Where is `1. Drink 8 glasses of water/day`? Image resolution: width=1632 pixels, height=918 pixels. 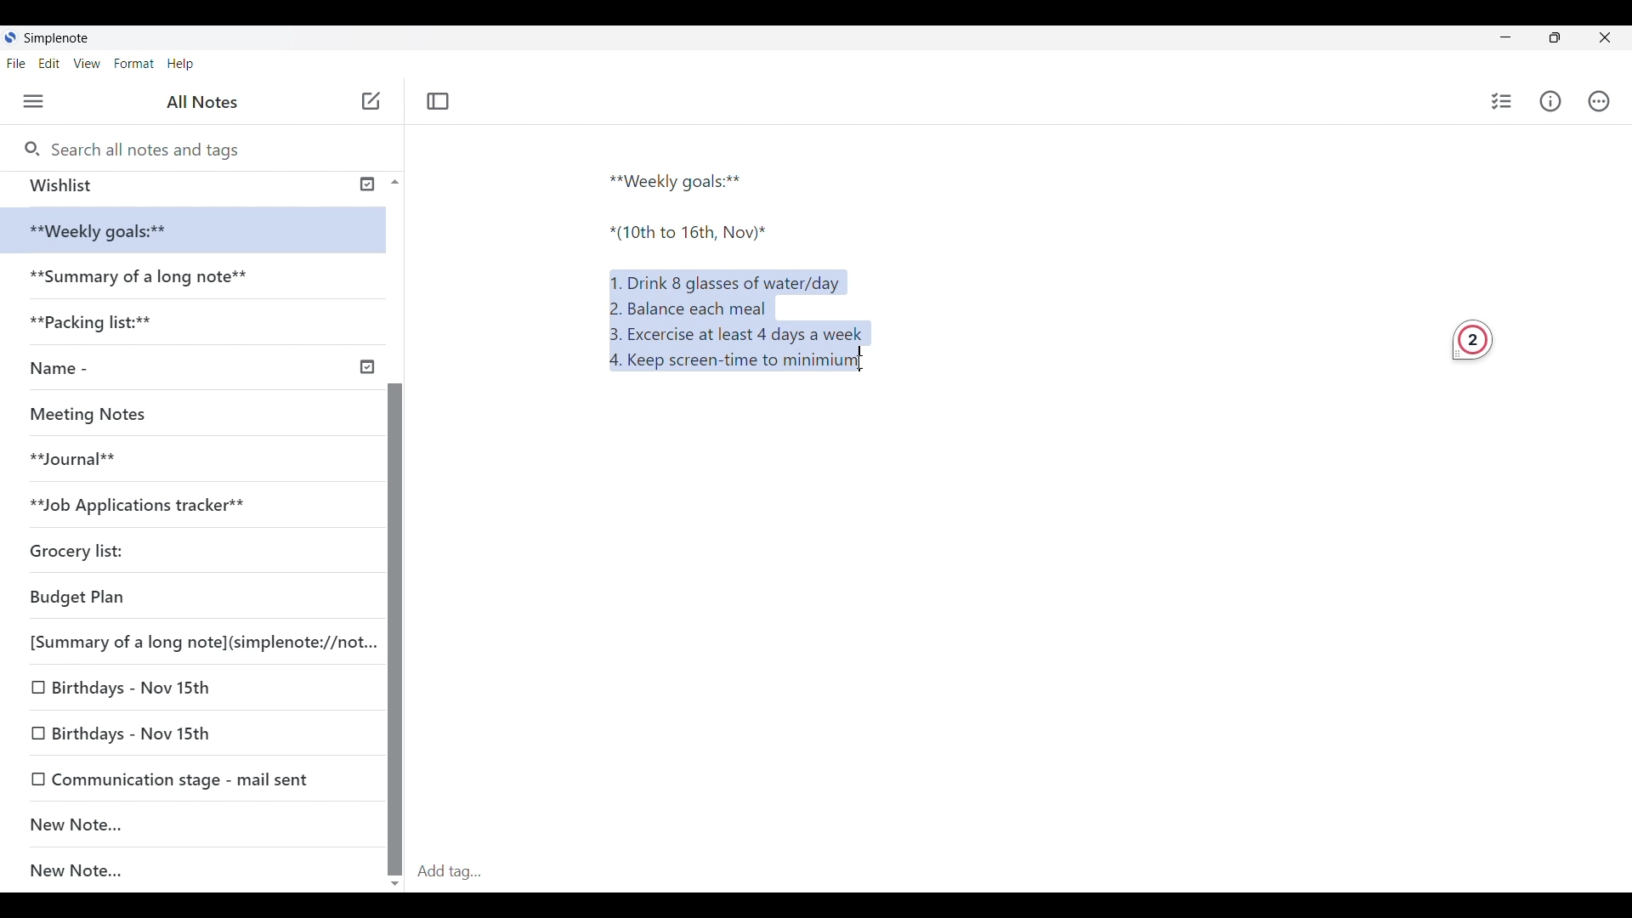 1. Drink 8 glasses of water/day is located at coordinates (729, 280).